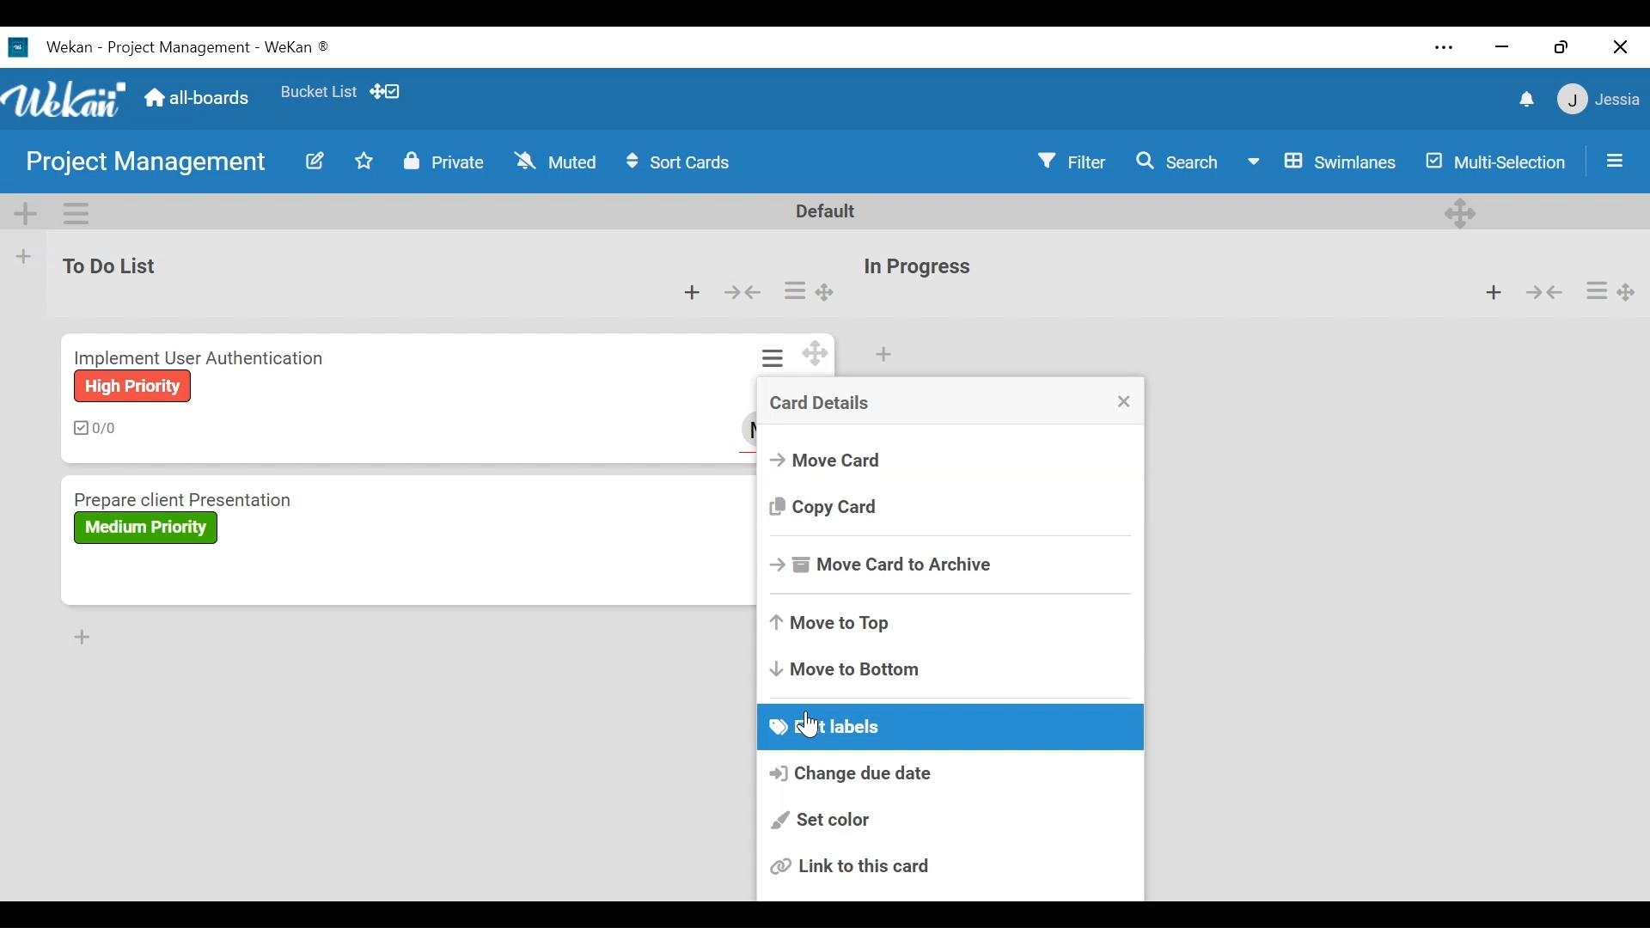 The width and height of the screenshot is (1650, 928). I want to click on Label, so click(131, 386).